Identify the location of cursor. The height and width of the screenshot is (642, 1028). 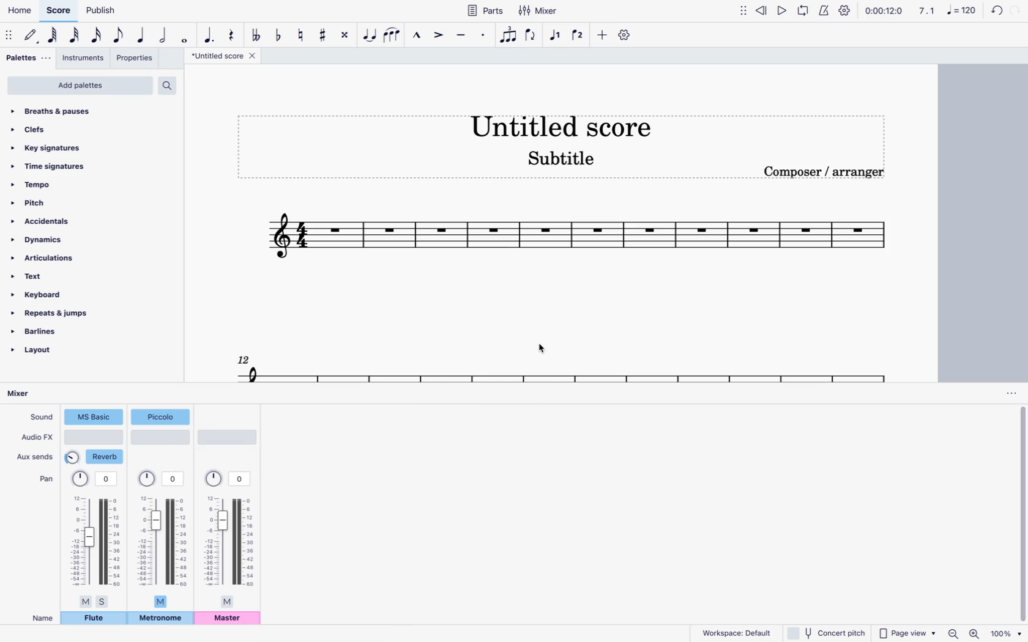
(548, 347).